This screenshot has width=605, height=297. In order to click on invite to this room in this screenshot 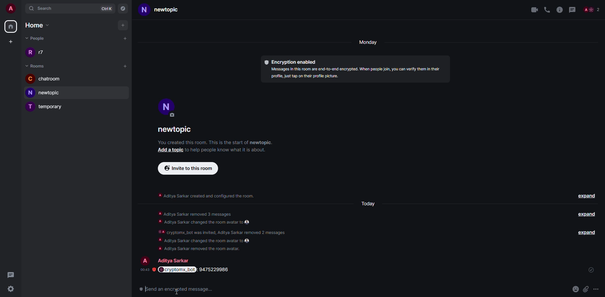, I will do `click(188, 168)`.